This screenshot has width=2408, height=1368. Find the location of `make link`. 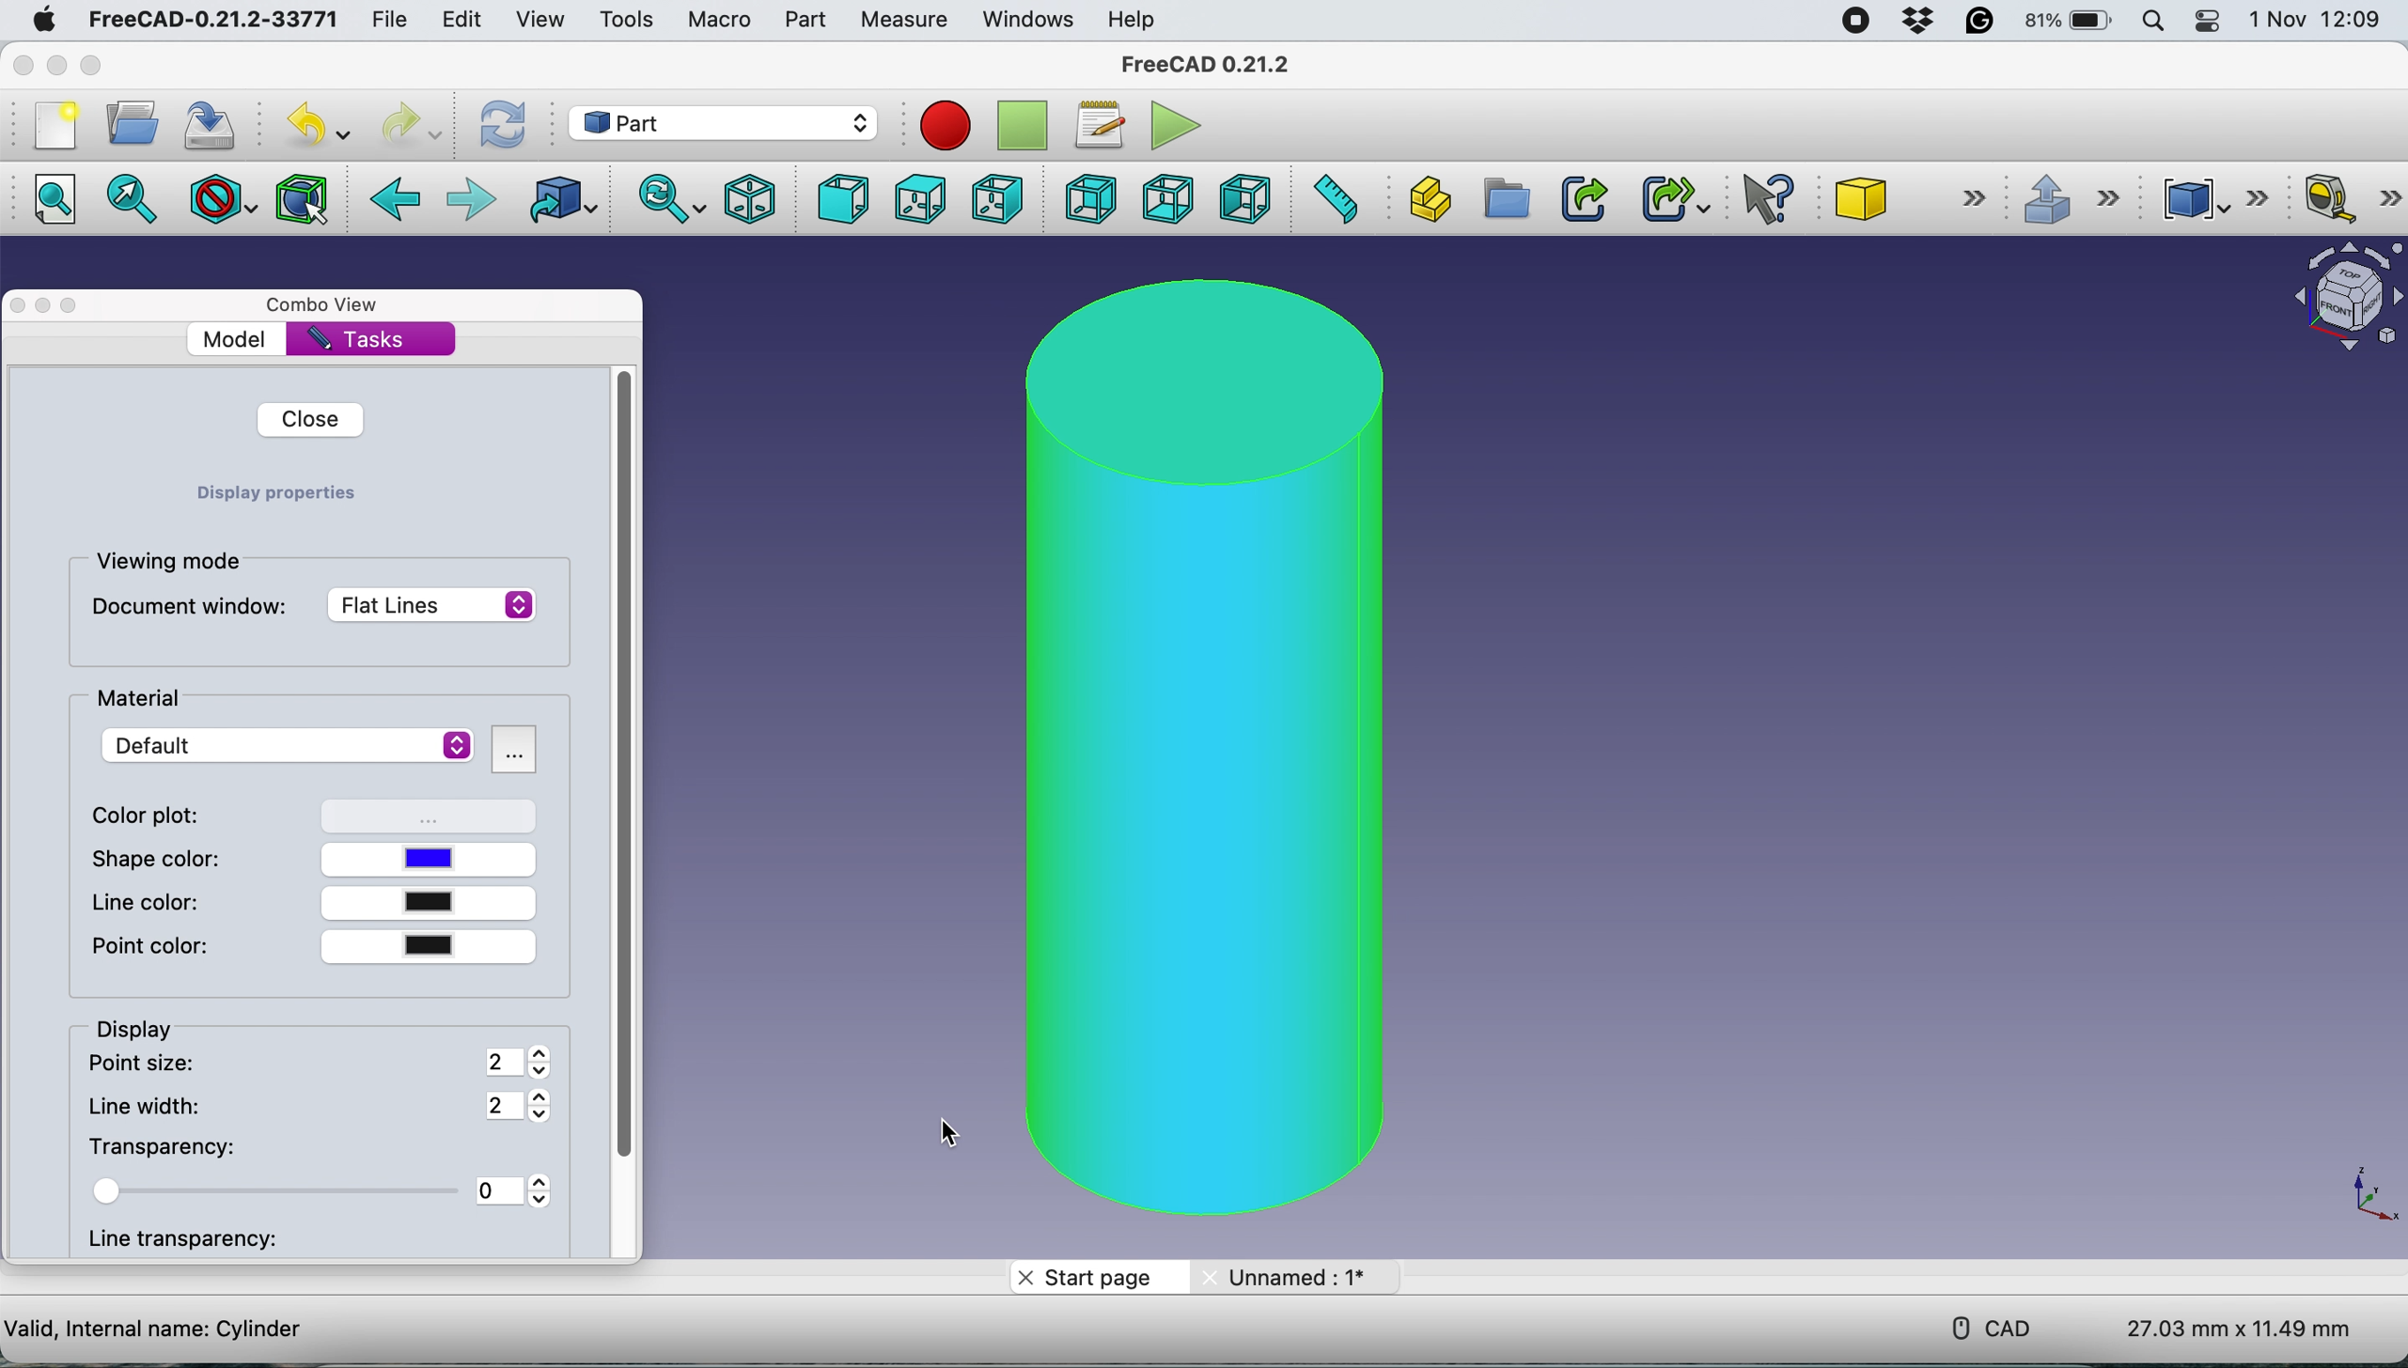

make link is located at coordinates (1584, 201).